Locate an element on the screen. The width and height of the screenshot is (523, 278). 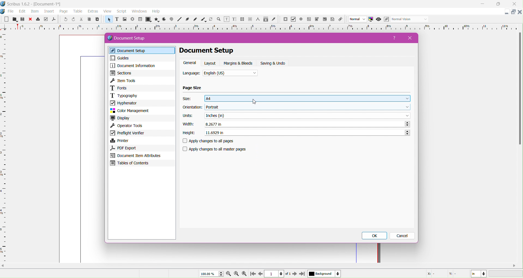
copy is located at coordinates (88, 20).